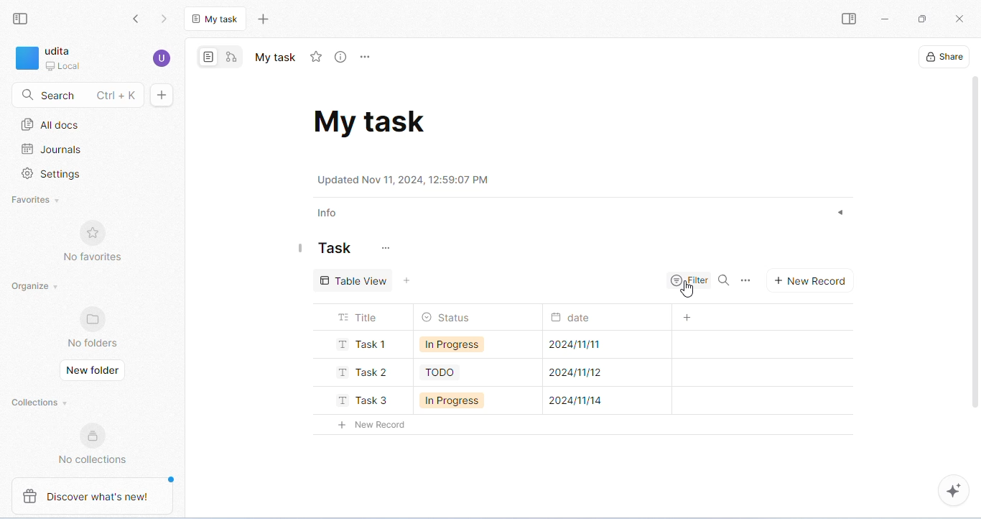  What do you see at coordinates (451, 346) in the screenshot?
I see `in progress` at bounding box center [451, 346].